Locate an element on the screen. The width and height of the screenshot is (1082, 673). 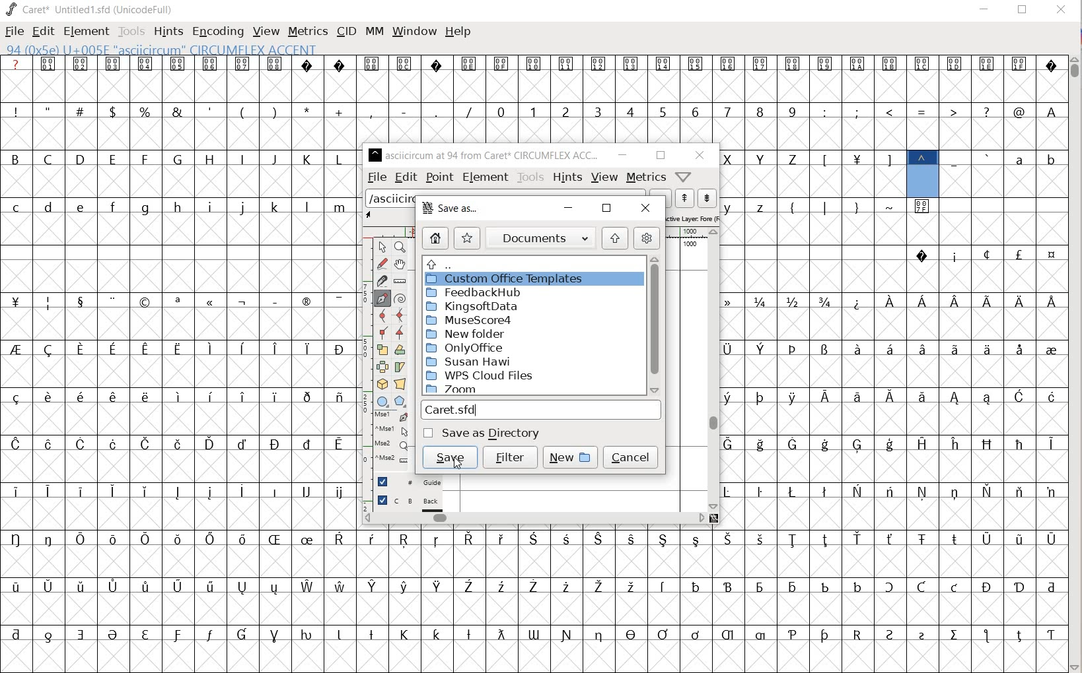
draw a freehand curve is located at coordinates (382, 263).